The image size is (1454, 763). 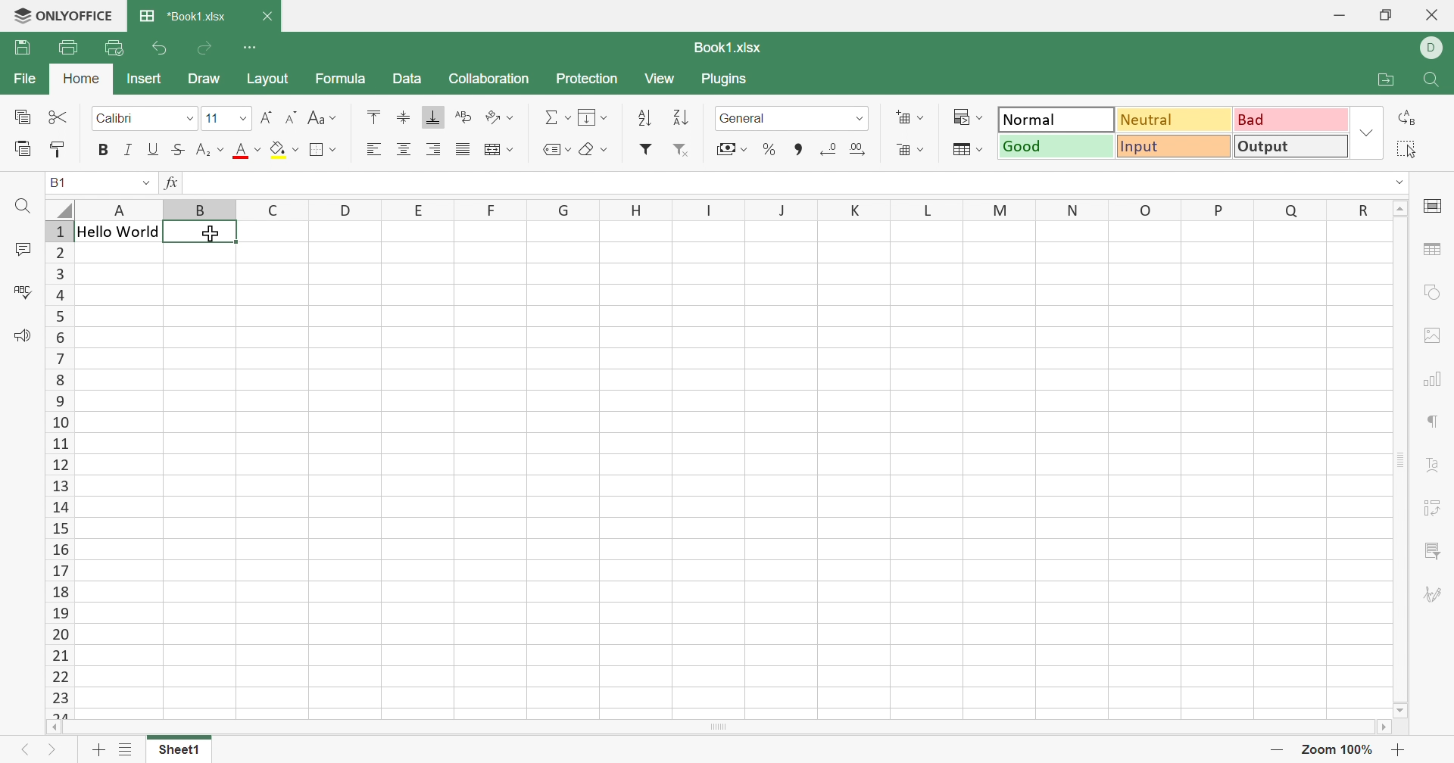 I want to click on Cut, so click(x=57, y=116).